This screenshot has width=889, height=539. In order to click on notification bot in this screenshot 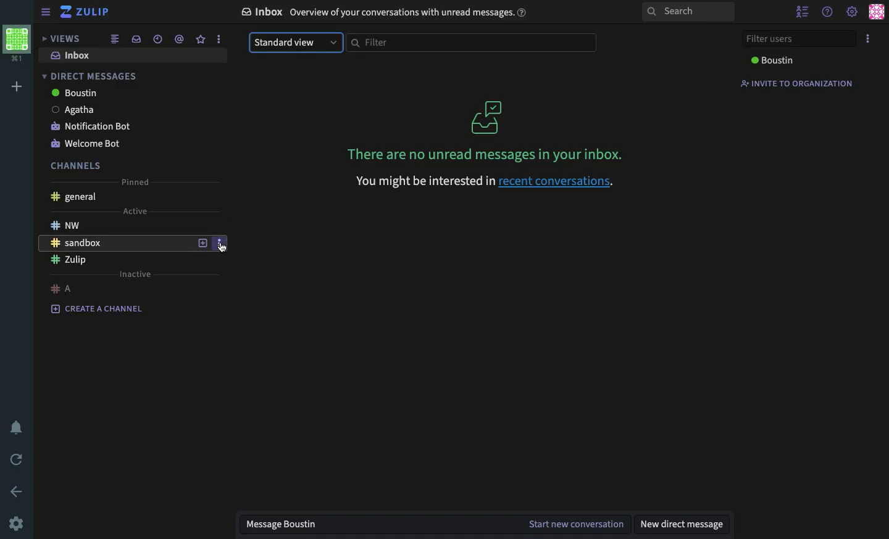, I will do `click(91, 128)`.